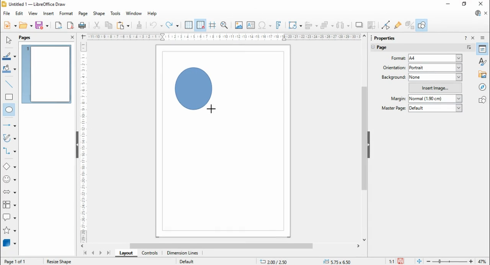 Image resolution: width=490 pixels, height=265 pixels. I want to click on Resize shape, so click(59, 260).